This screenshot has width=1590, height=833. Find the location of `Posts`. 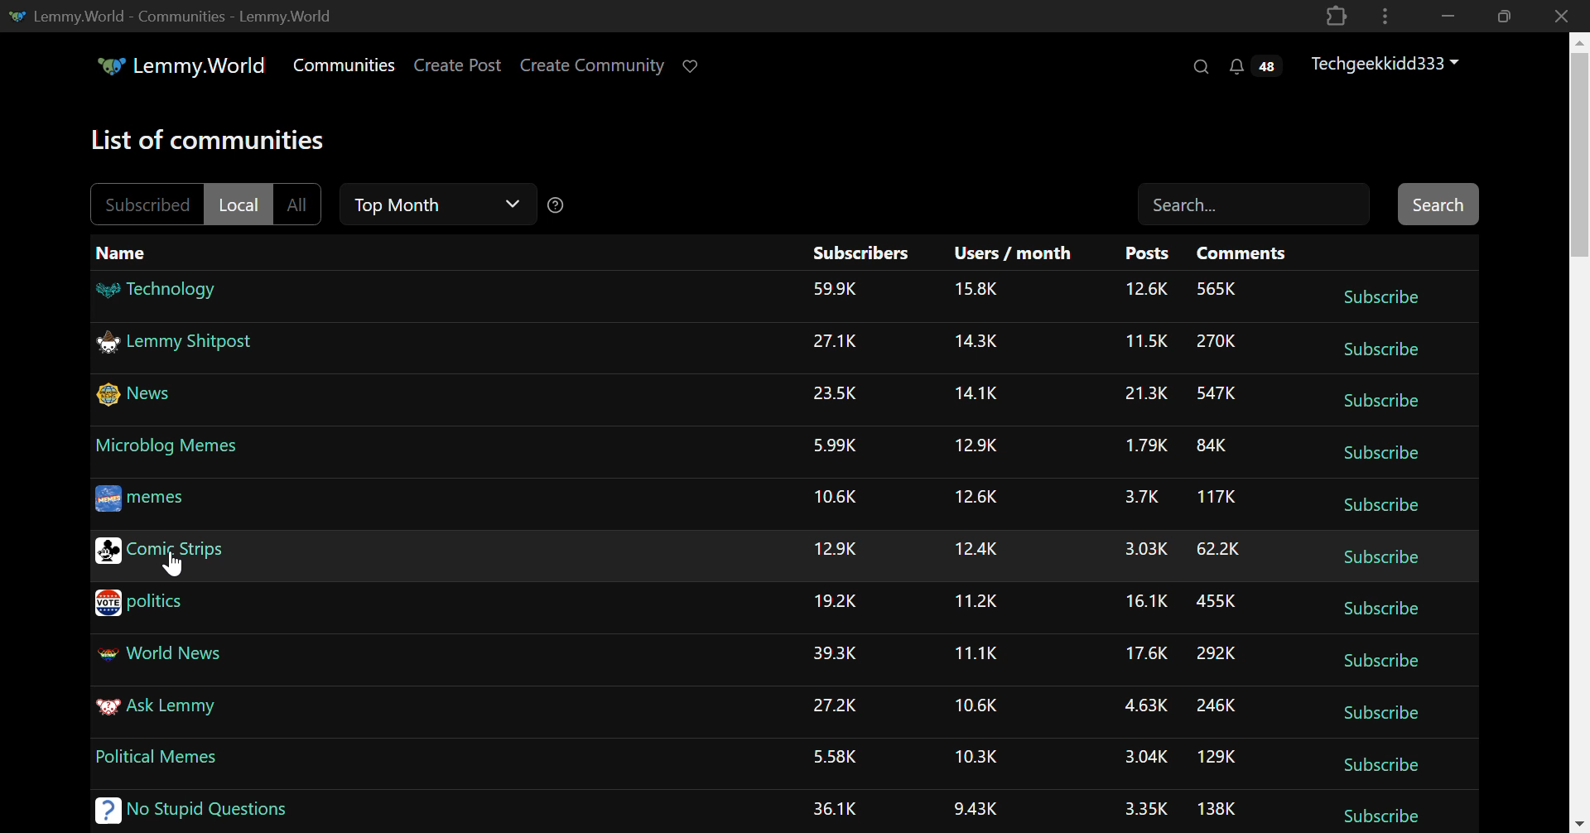

Posts is located at coordinates (1147, 253).